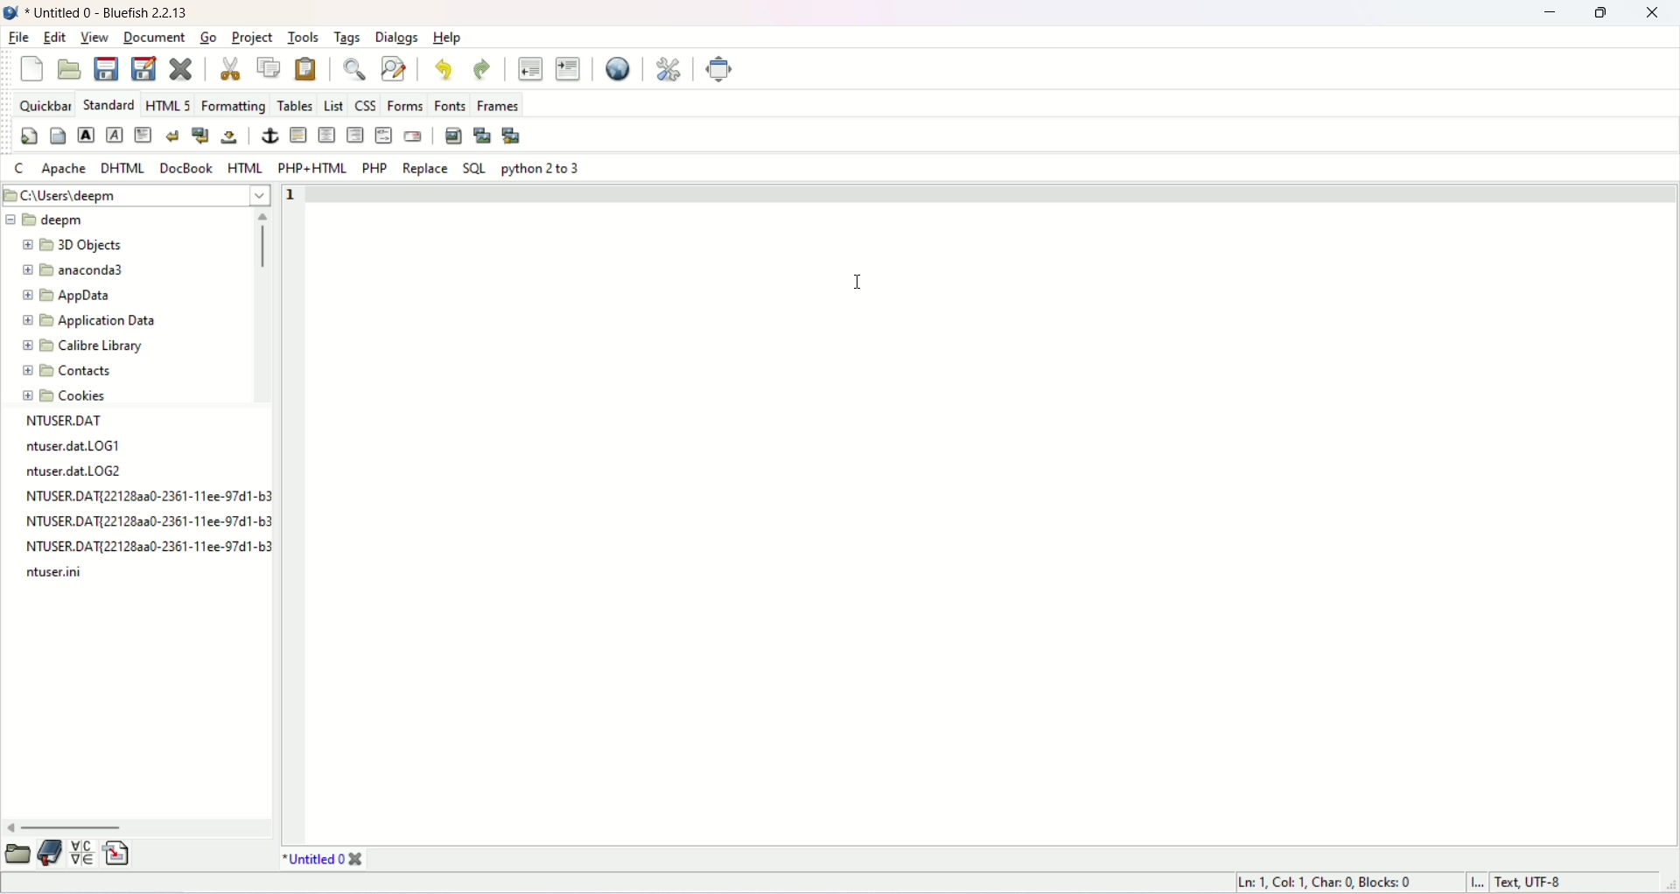  What do you see at coordinates (297, 137) in the screenshot?
I see `horizontal rule` at bounding box center [297, 137].